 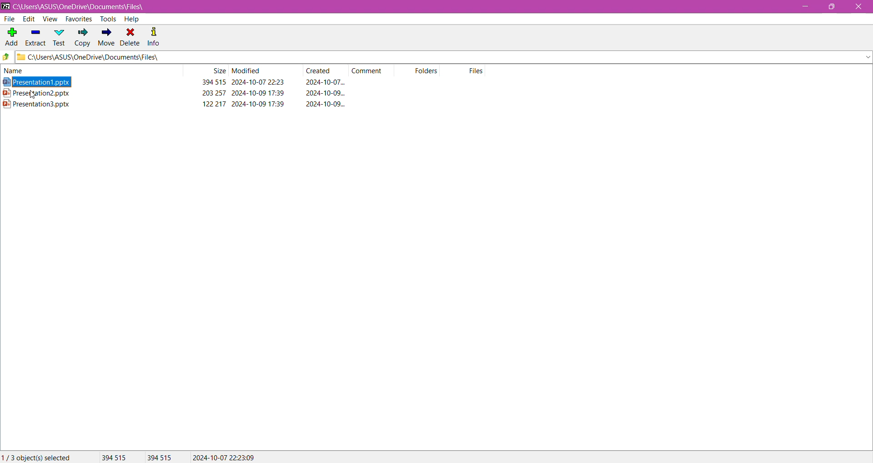 What do you see at coordinates (33, 96) in the screenshot?
I see `cursor` at bounding box center [33, 96].